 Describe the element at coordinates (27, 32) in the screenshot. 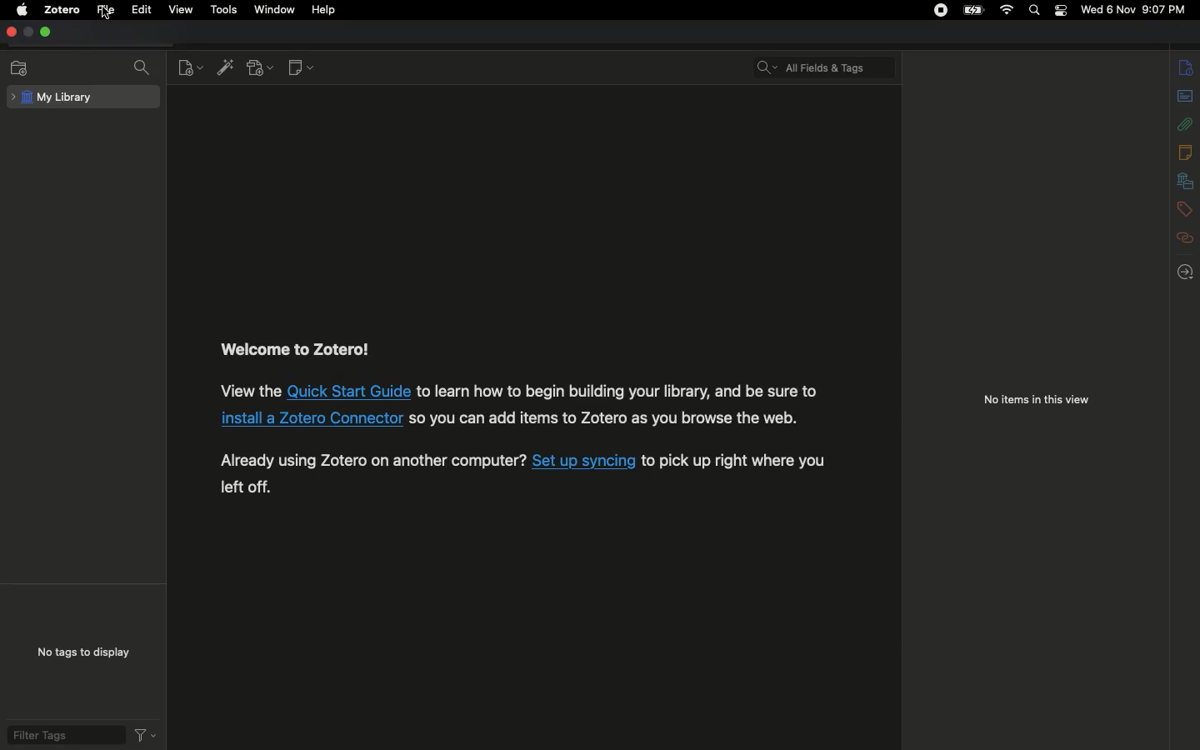

I see `Minimize` at that location.